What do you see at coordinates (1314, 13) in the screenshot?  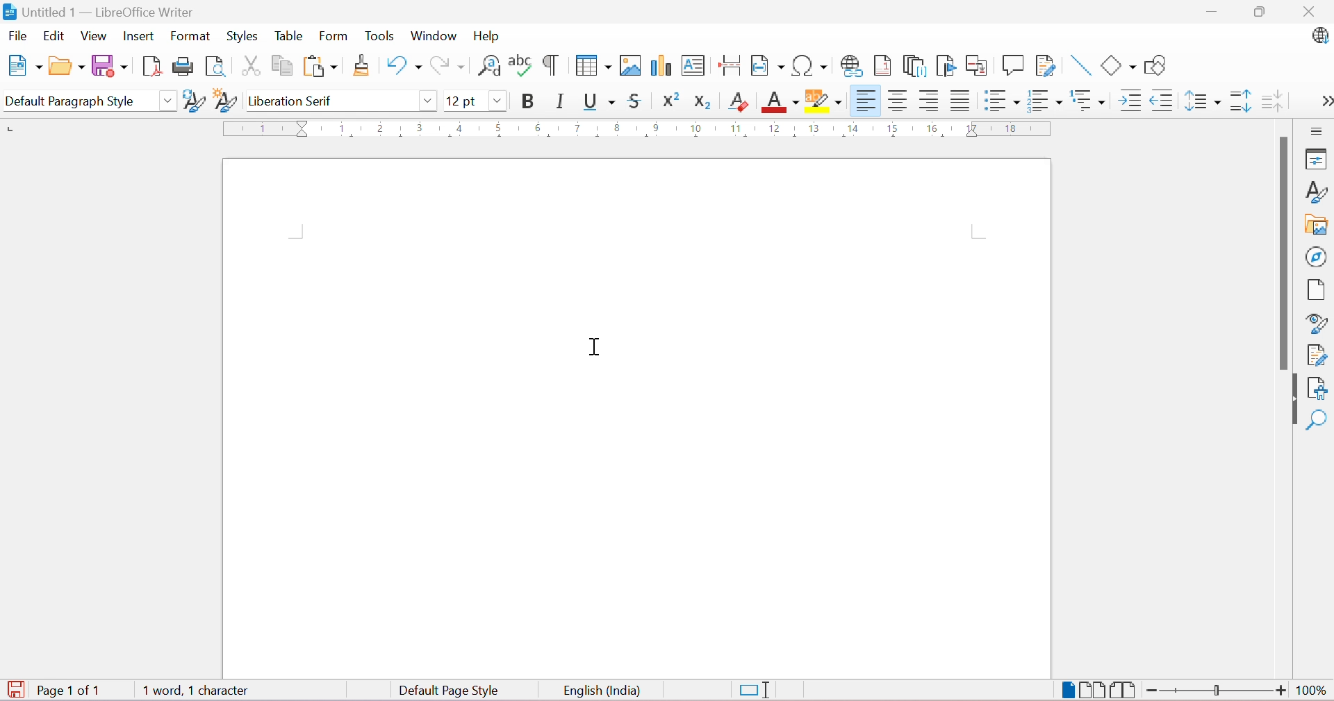 I see `Close` at bounding box center [1314, 13].